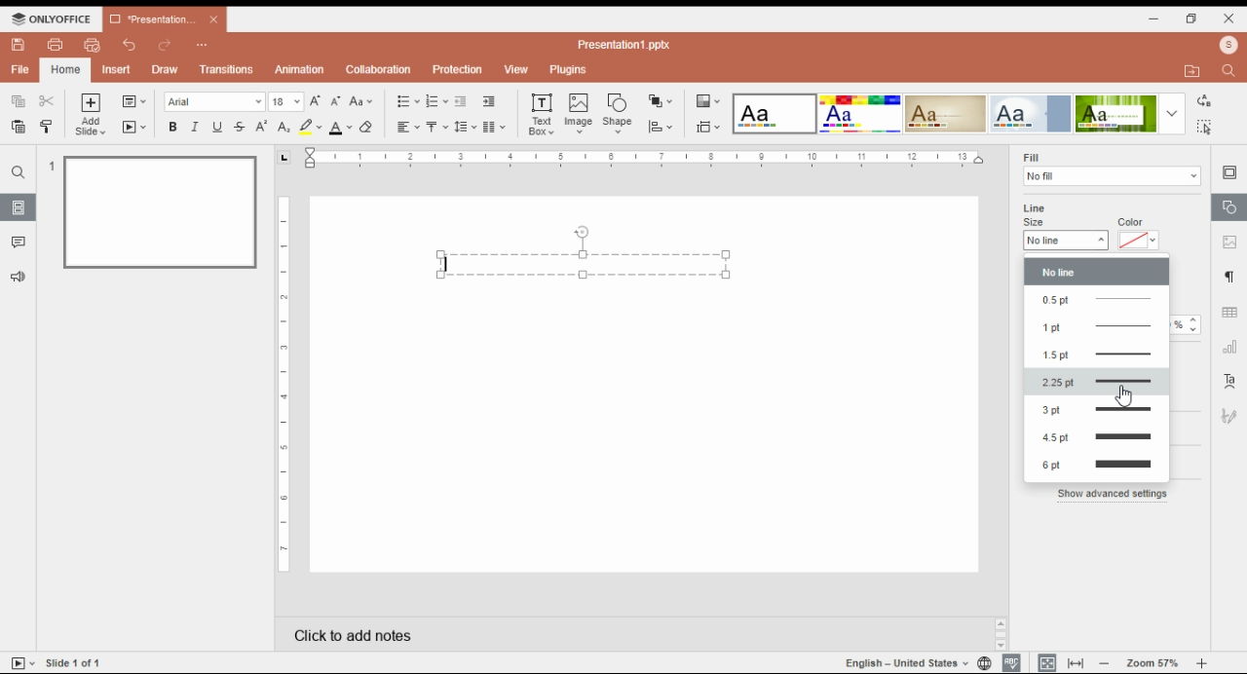 The height and width of the screenshot is (674, 1247). What do you see at coordinates (285, 101) in the screenshot?
I see `font size` at bounding box center [285, 101].